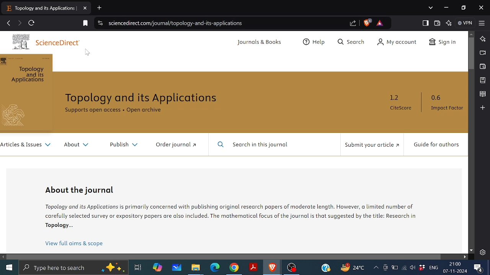 The width and height of the screenshot is (490, 275). I want to click on Dropbox, so click(422, 268).